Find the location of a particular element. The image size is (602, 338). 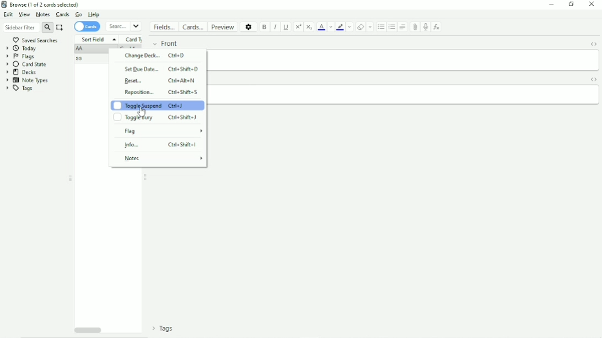

Reposition Ctrl + Shift + S is located at coordinates (160, 92).